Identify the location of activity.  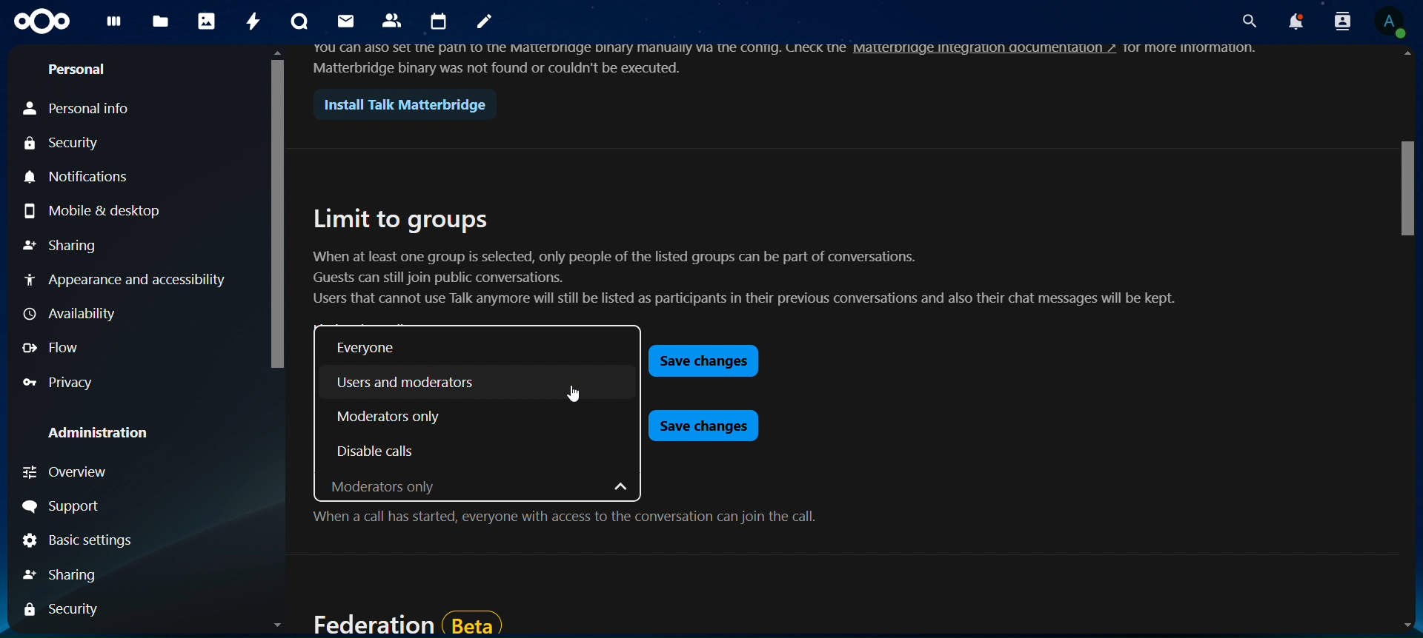
(254, 21).